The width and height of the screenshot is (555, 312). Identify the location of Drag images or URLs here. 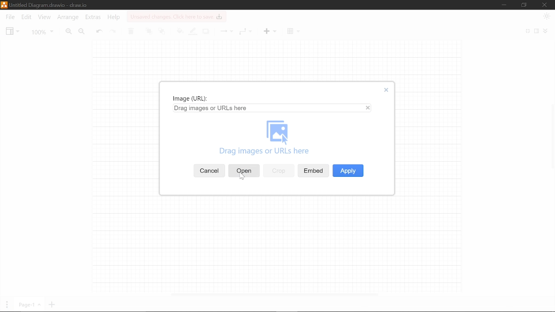
(212, 108).